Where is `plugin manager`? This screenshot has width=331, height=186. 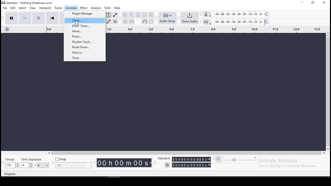 plugin manager is located at coordinates (85, 14).